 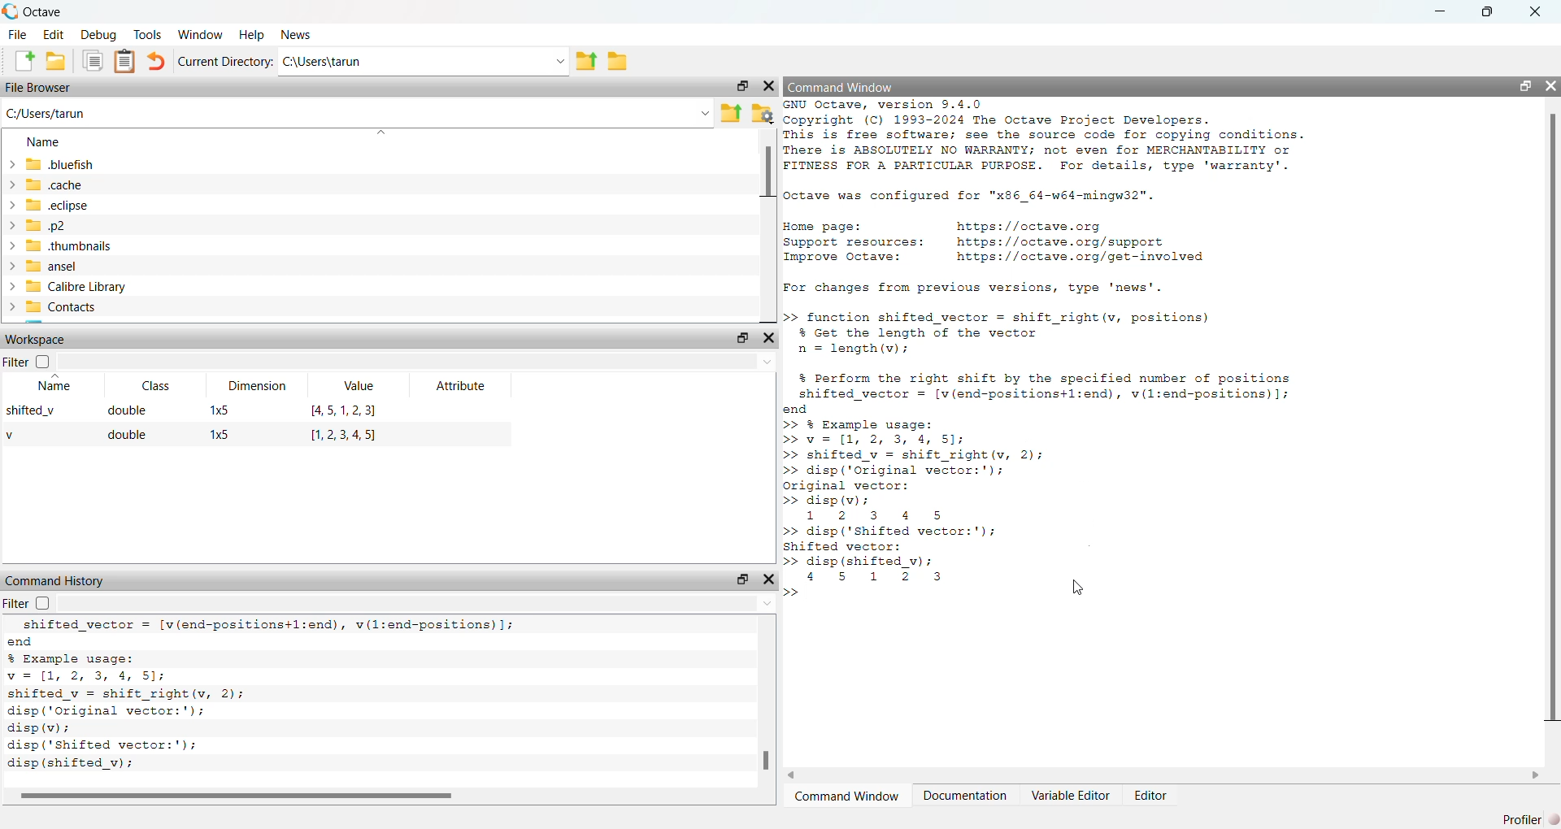 What do you see at coordinates (850, 797) in the screenshot?
I see `command window` at bounding box center [850, 797].